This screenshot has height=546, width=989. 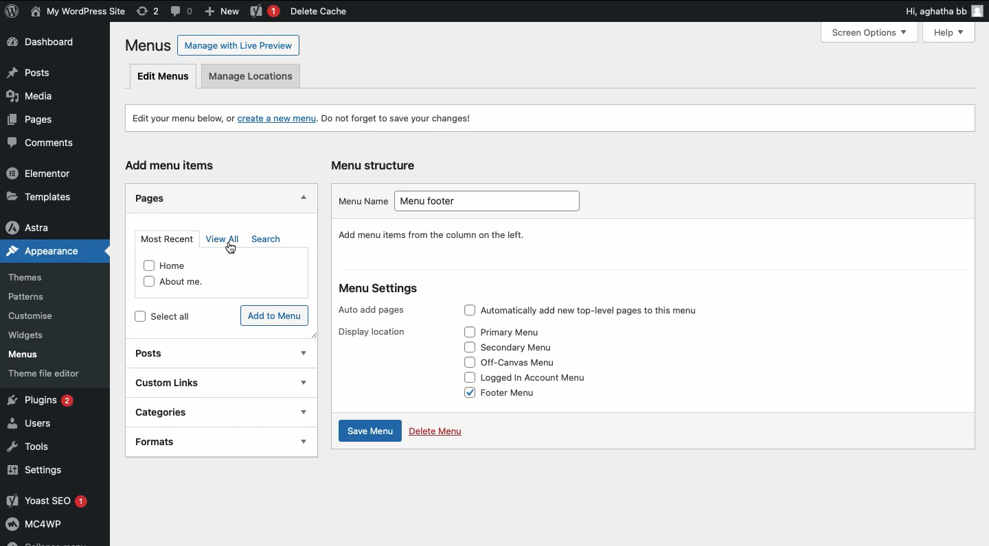 I want to click on Display location, so click(x=369, y=333).